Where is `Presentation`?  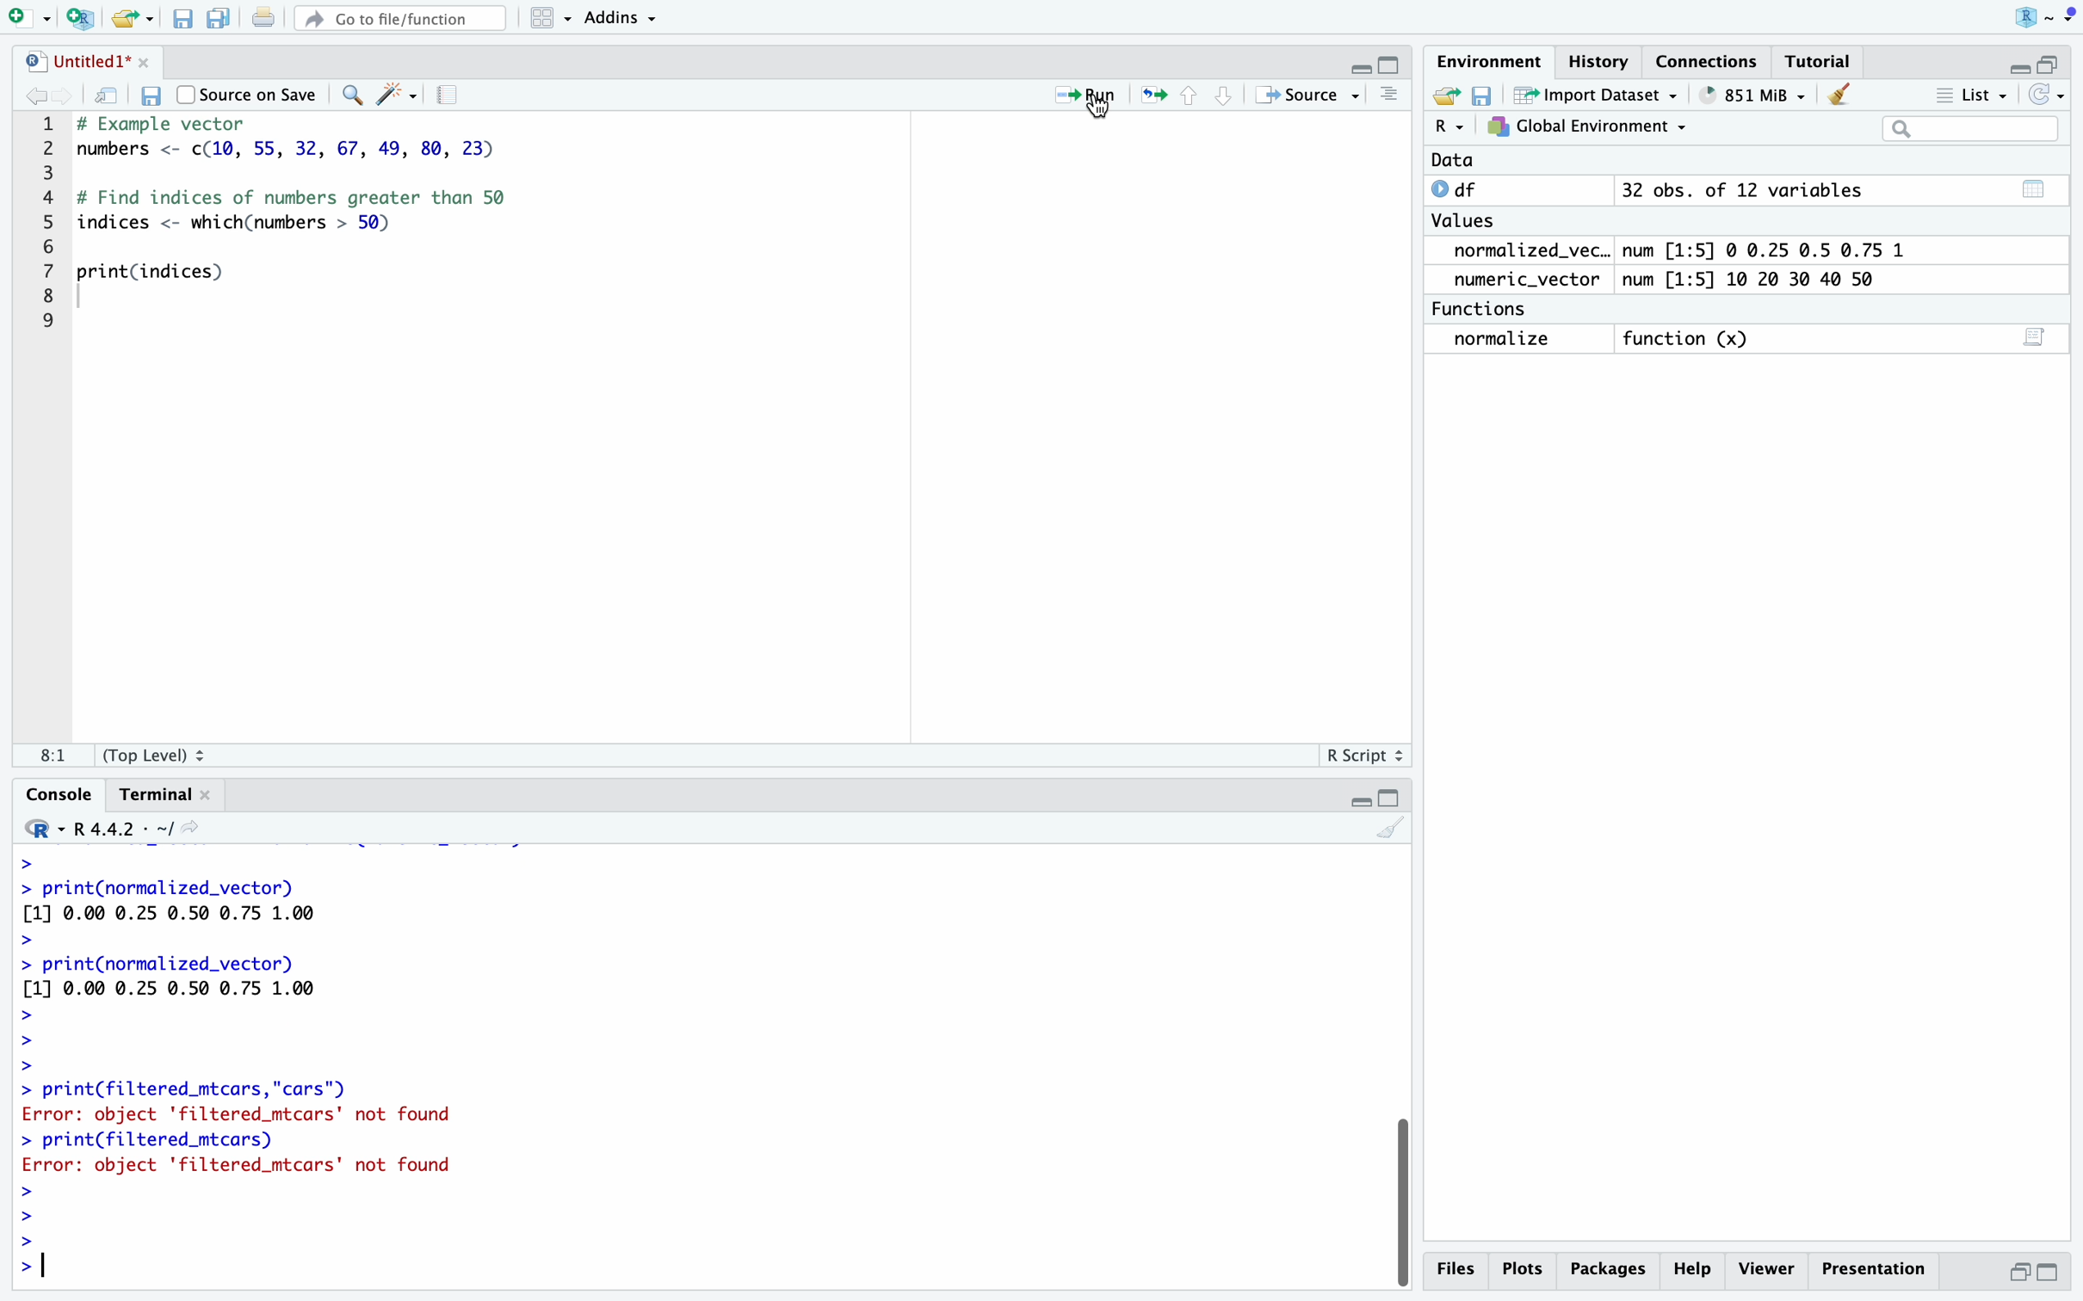
Presentation is located at coordinates (1871, 1264).